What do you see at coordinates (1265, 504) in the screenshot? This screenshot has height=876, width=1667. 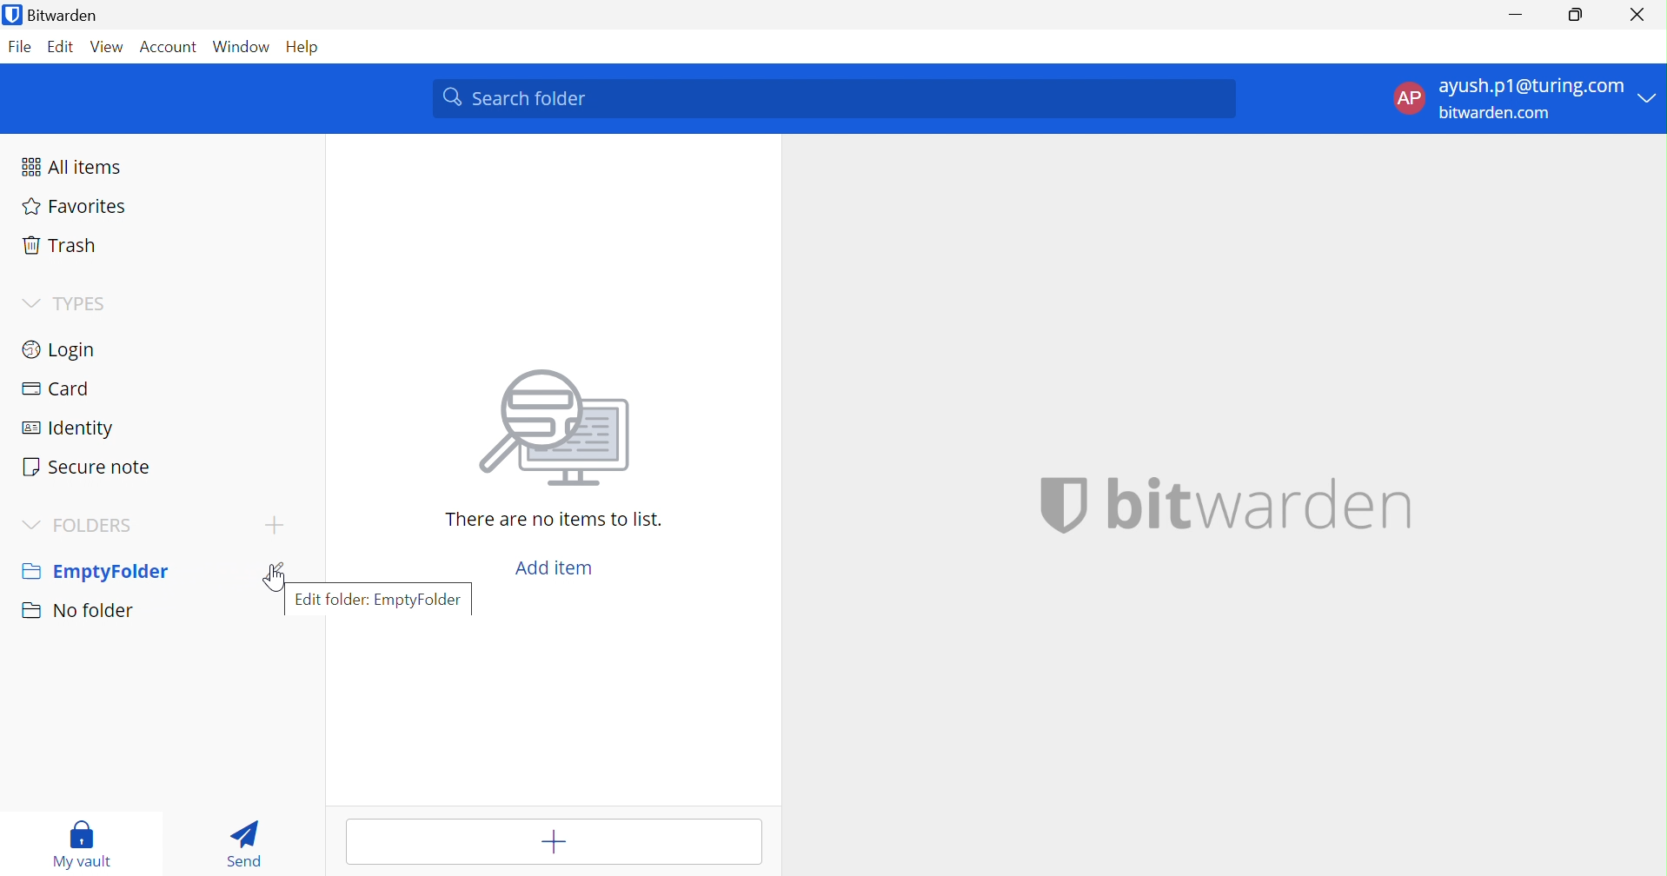 I see `bitwarden` at bounding box center [1265, 504].